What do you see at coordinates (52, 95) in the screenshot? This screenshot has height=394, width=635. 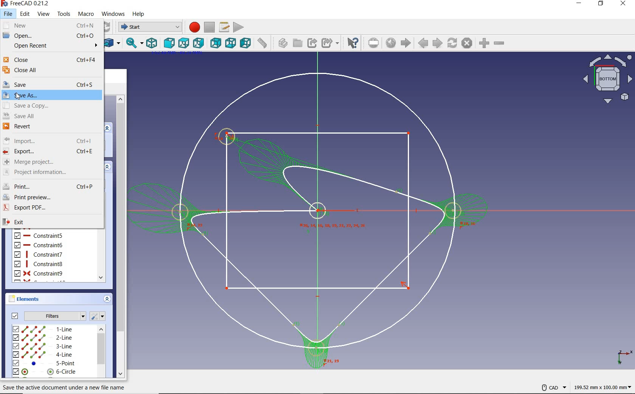 I see `save as` at bounding box center [52, 95].